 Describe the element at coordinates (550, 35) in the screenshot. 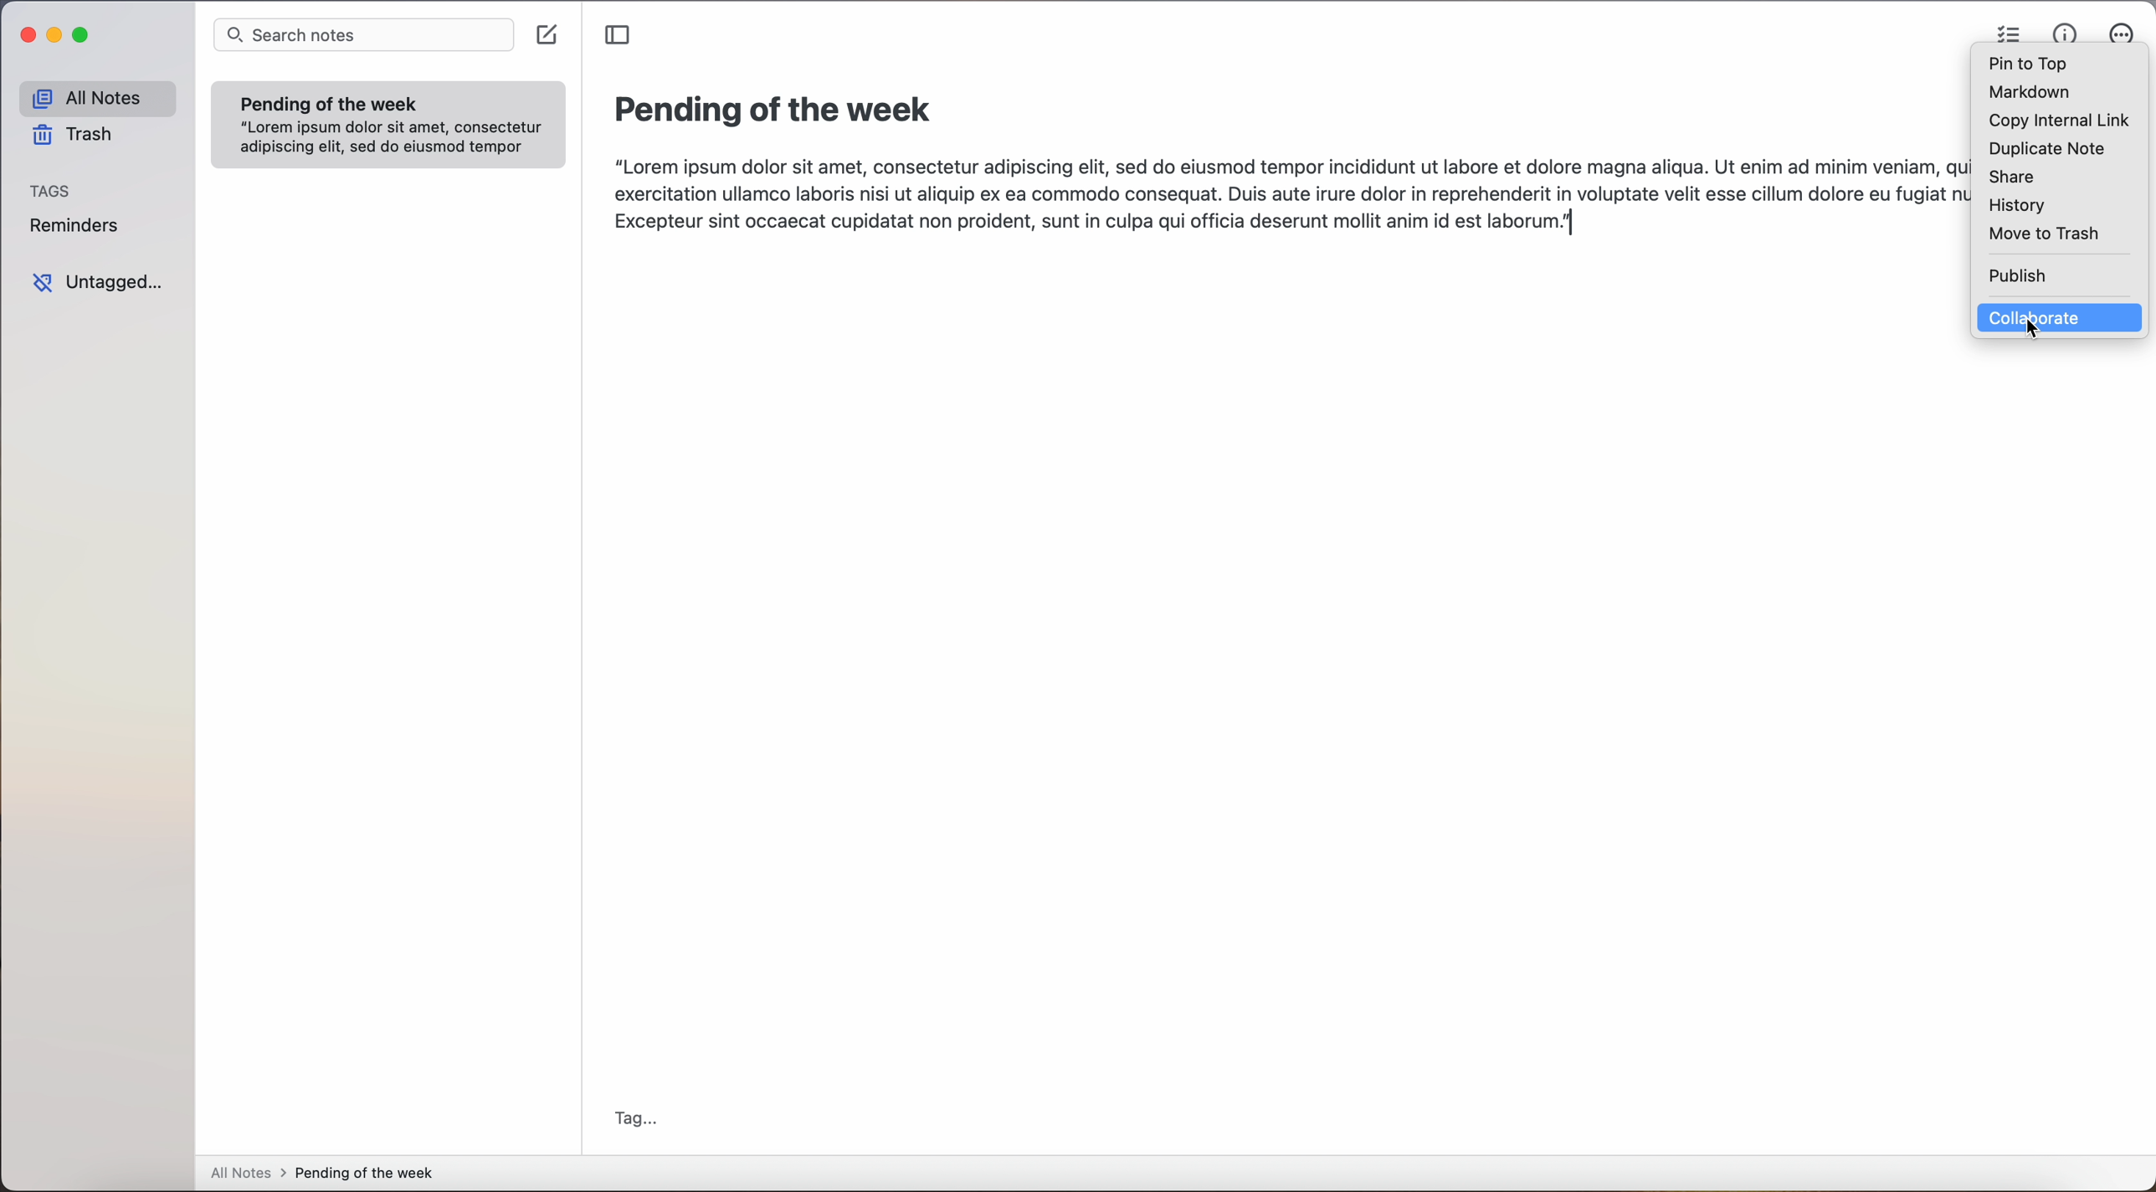

I see `create note` at that location.